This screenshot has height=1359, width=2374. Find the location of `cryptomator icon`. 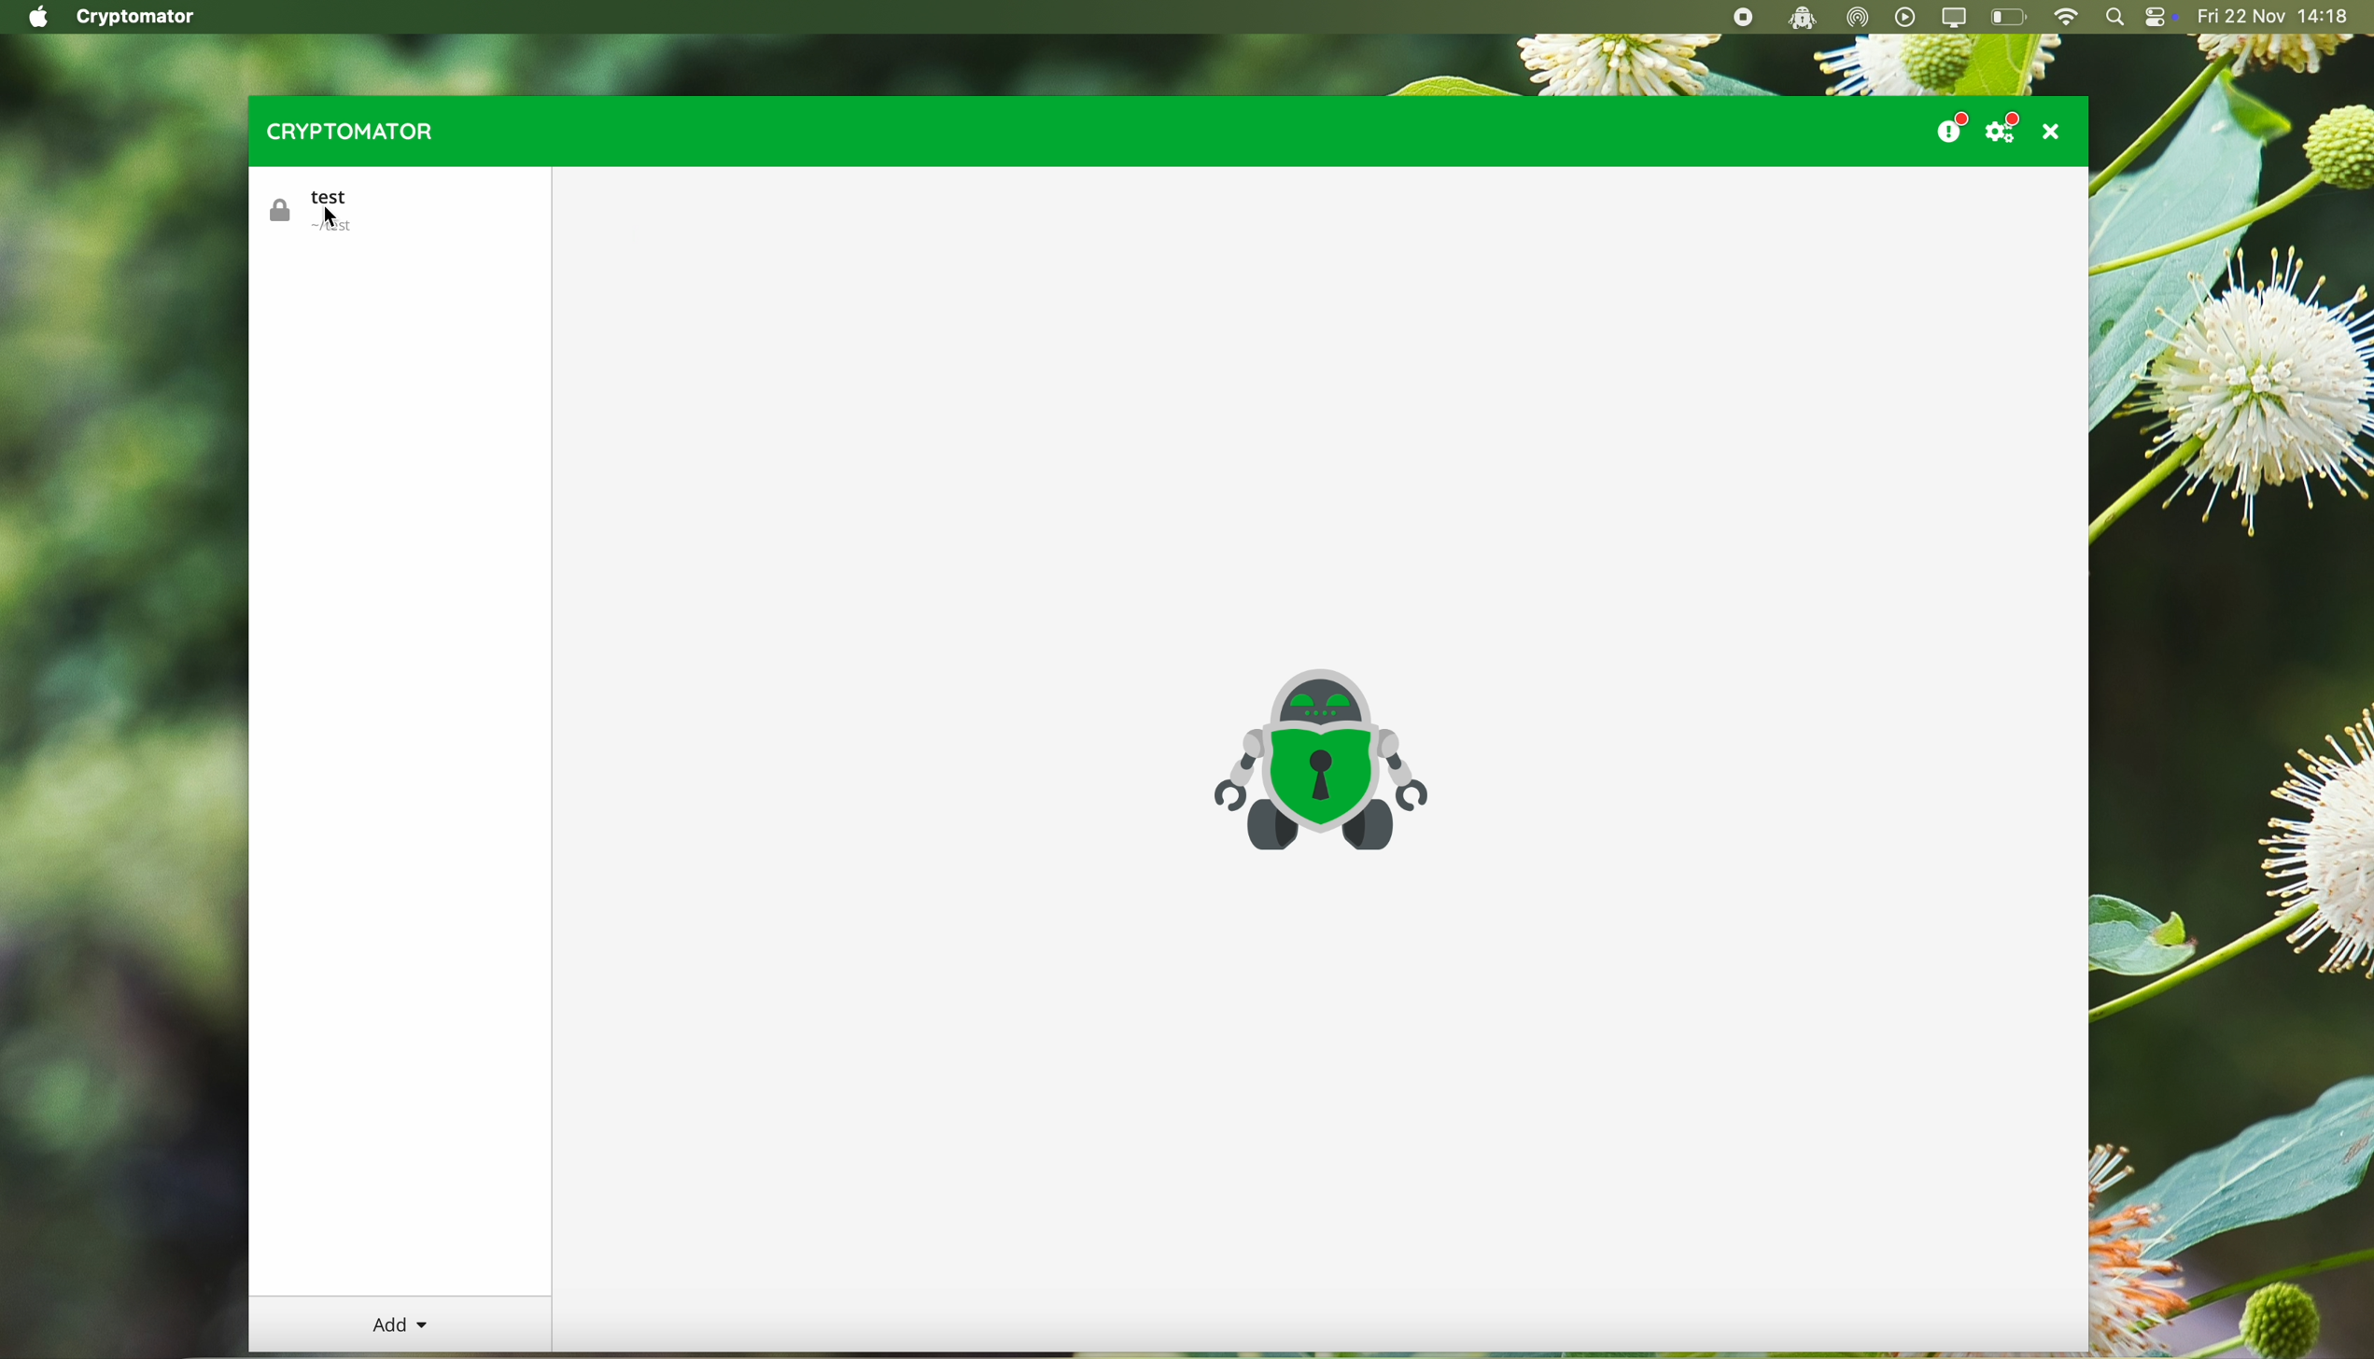

cryptomator icon is located at coordinates (1317, 762).